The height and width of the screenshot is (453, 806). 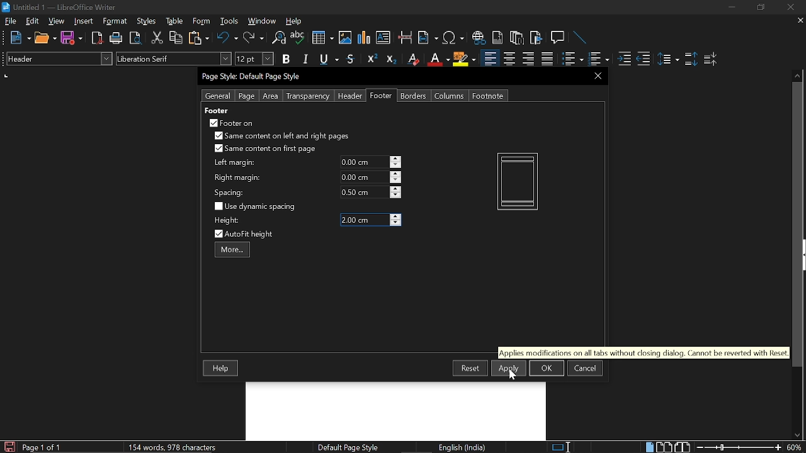 What do you see at coordinates (364, 220) in the screenshot?
I see `Height` at bounding box center [364, 220].